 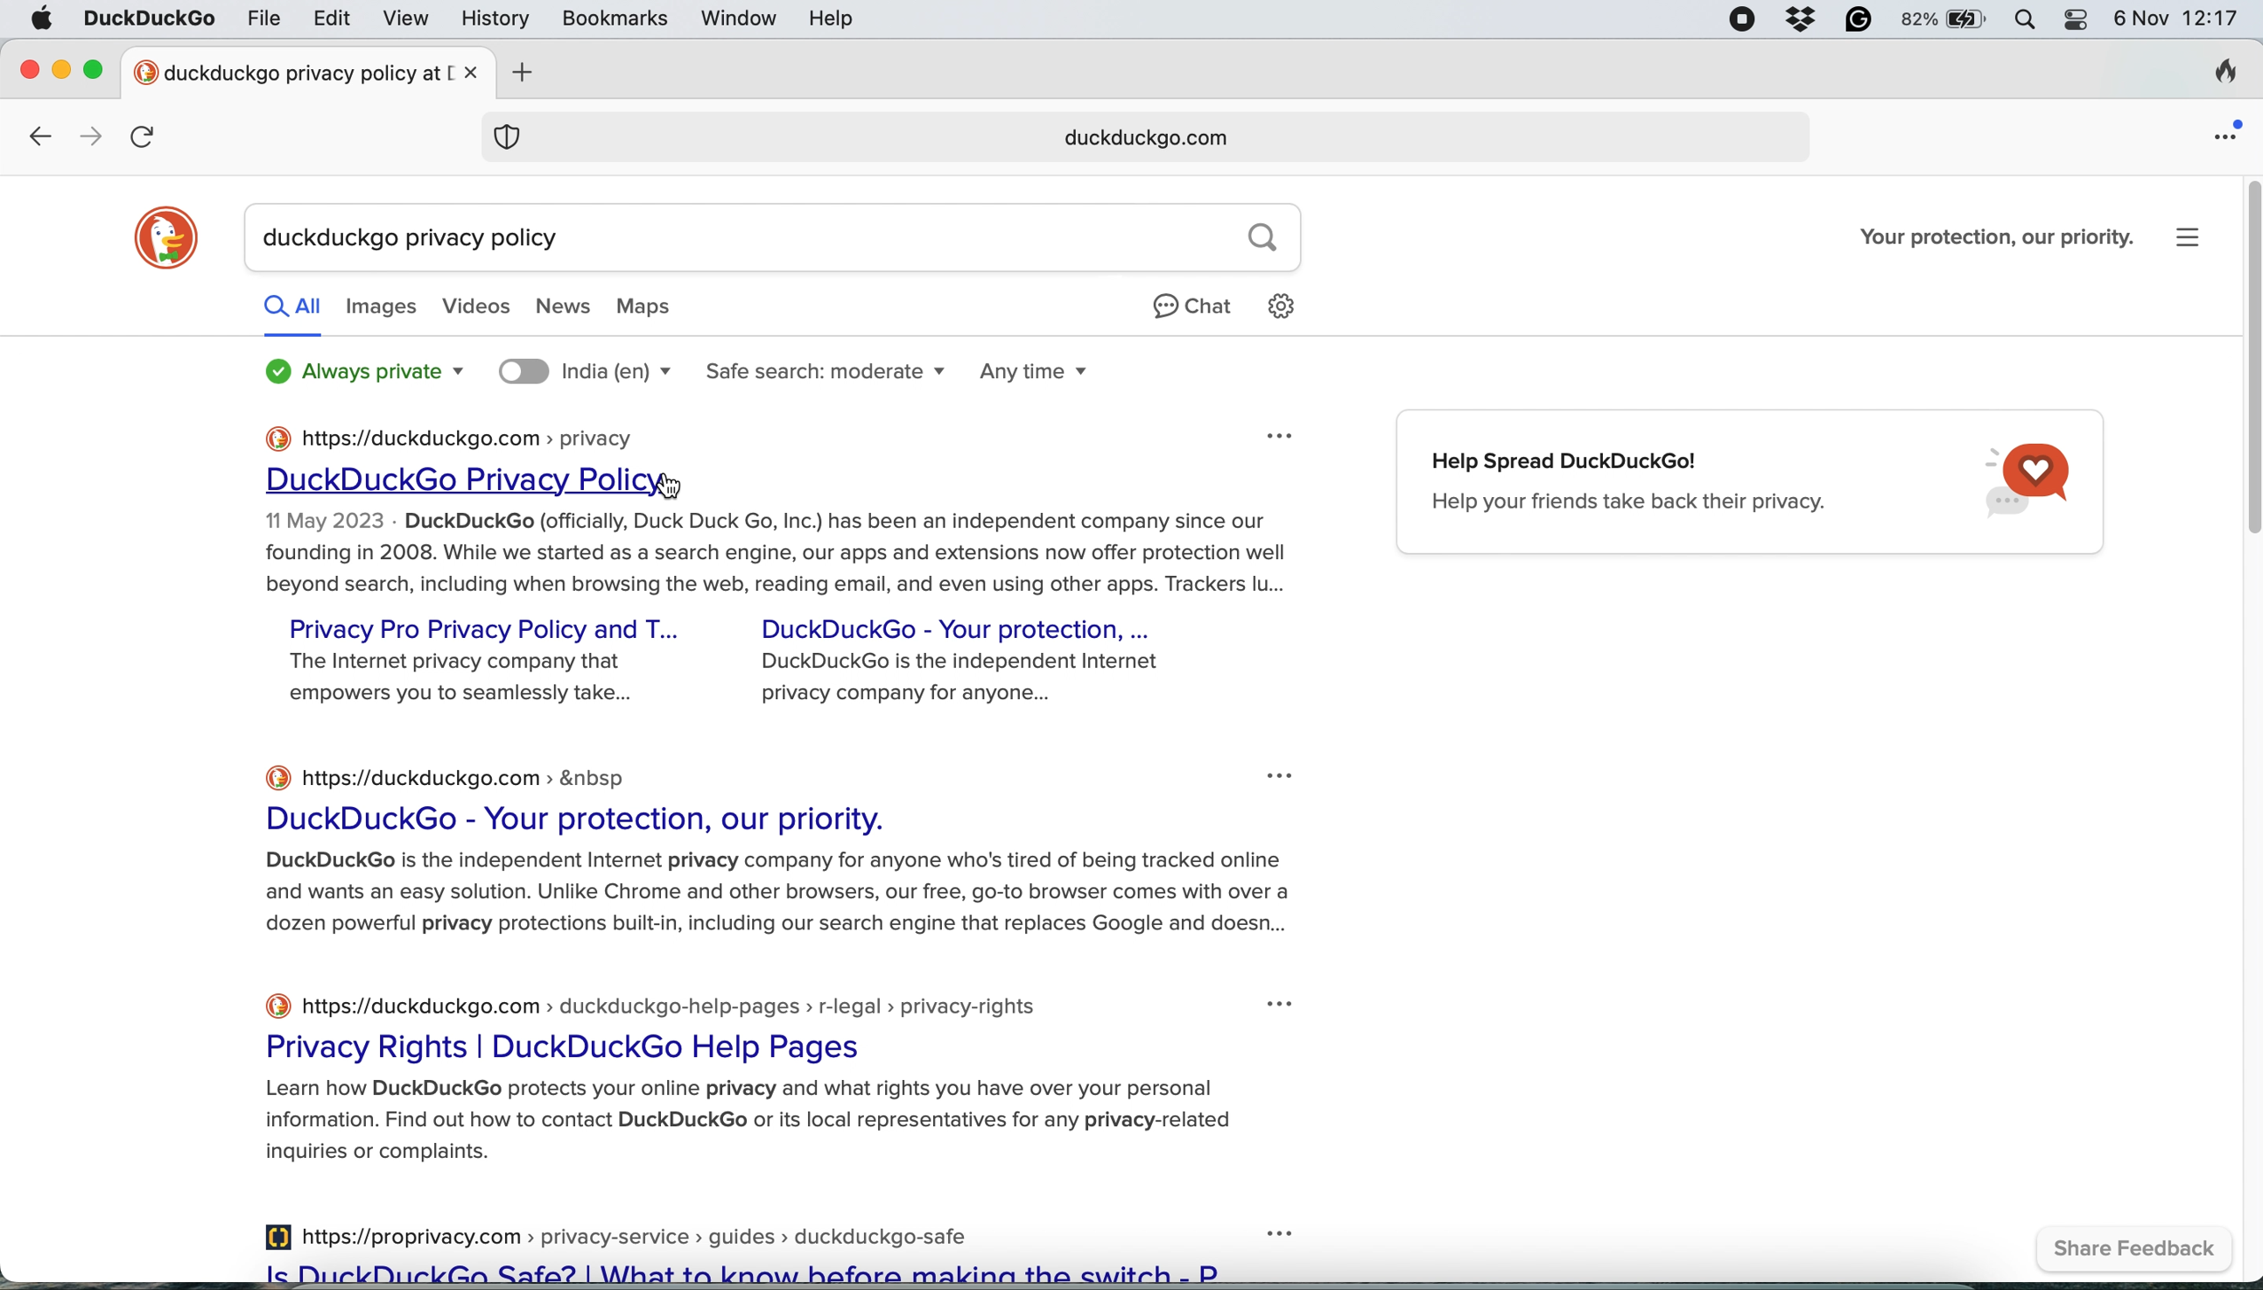 What do you see at coordinates (1746, 24) in the screenshot?
I see `screen recorder` at bounding box center [1746, 24].